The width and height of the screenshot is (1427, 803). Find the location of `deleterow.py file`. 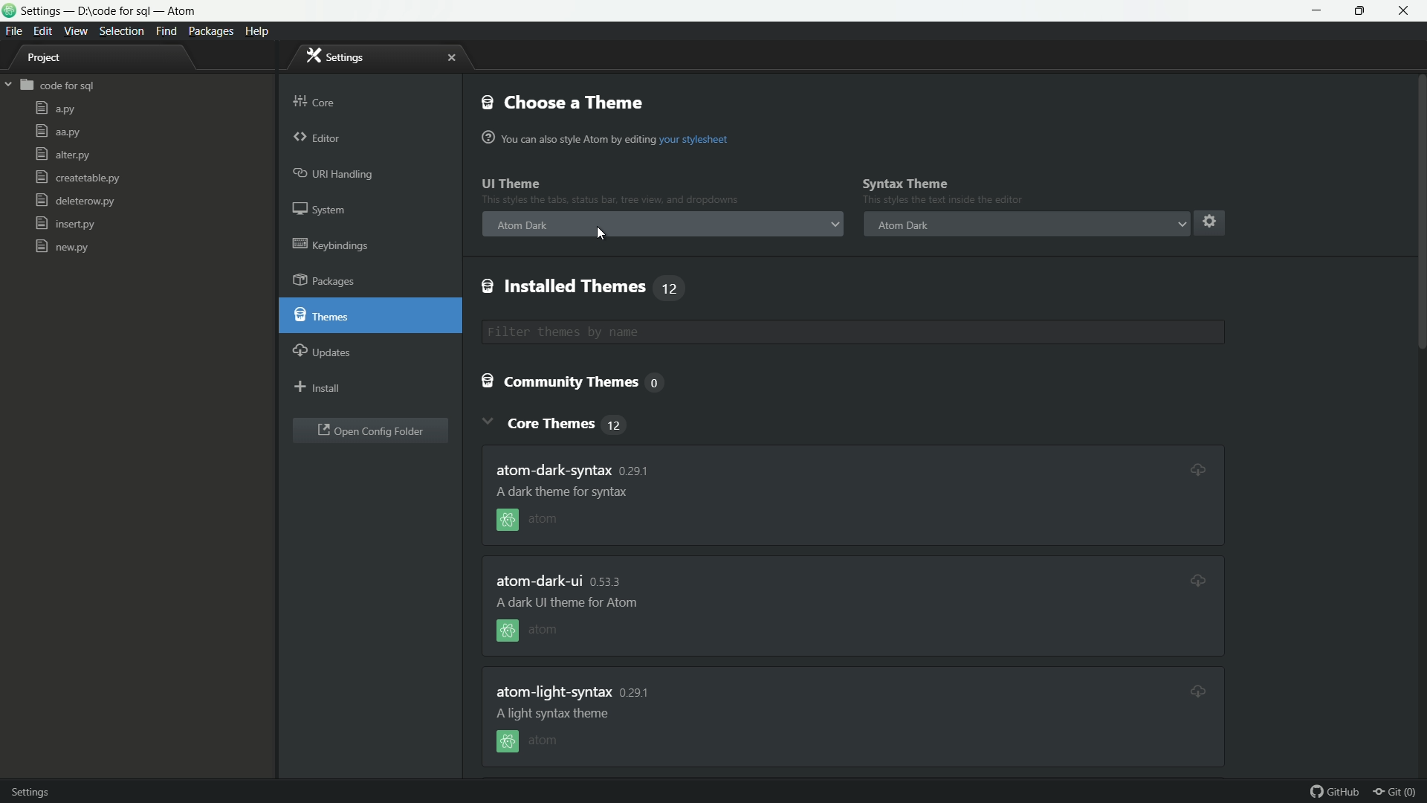

deleterow.py file is located at coordinates (74, 202).